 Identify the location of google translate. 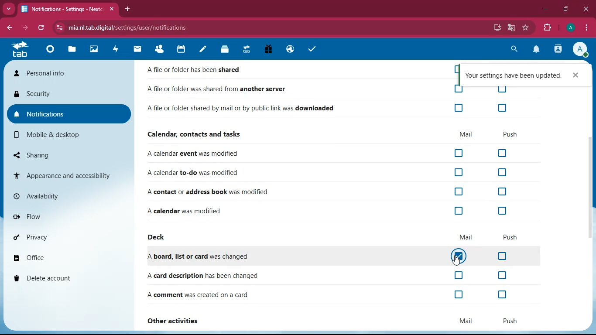
(510, 28).